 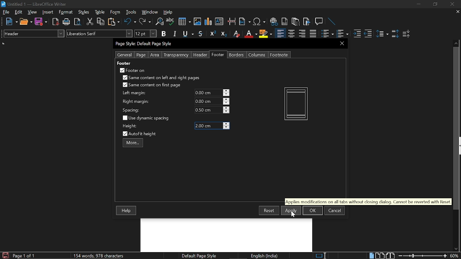 I want to click on Word count, so click(x=106, y=255).